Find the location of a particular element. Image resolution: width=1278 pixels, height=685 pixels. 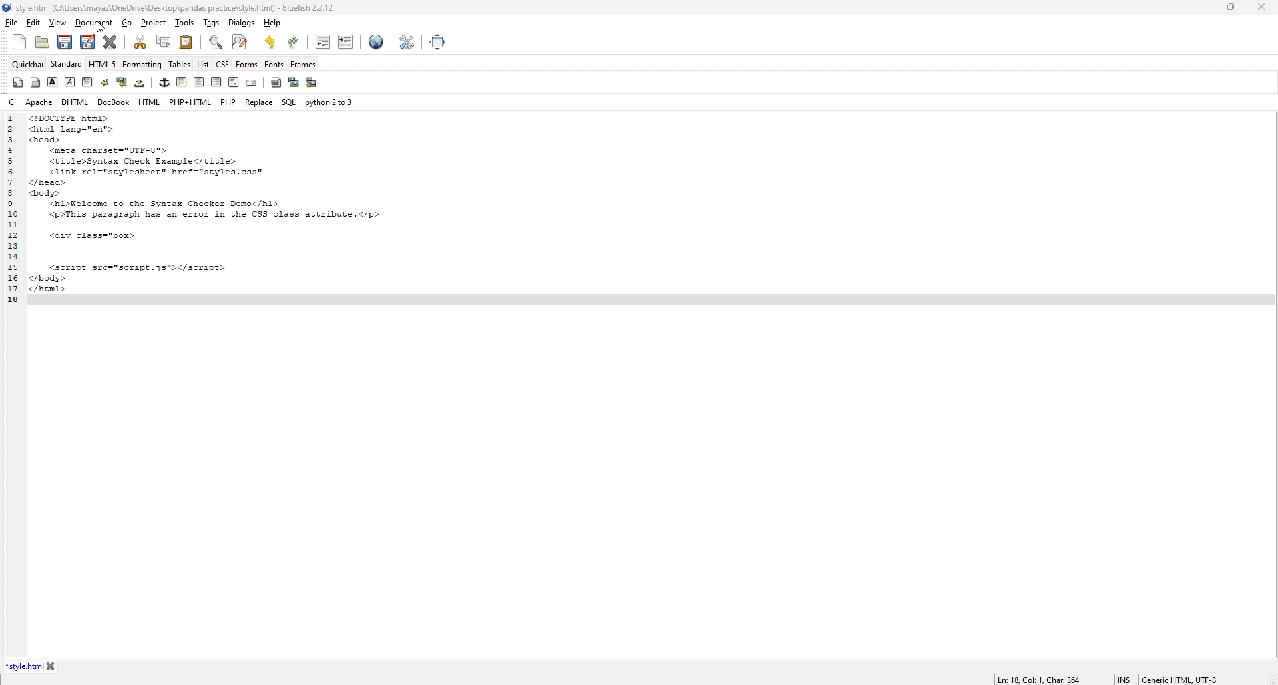

cut is located at coordinates (141, 41).